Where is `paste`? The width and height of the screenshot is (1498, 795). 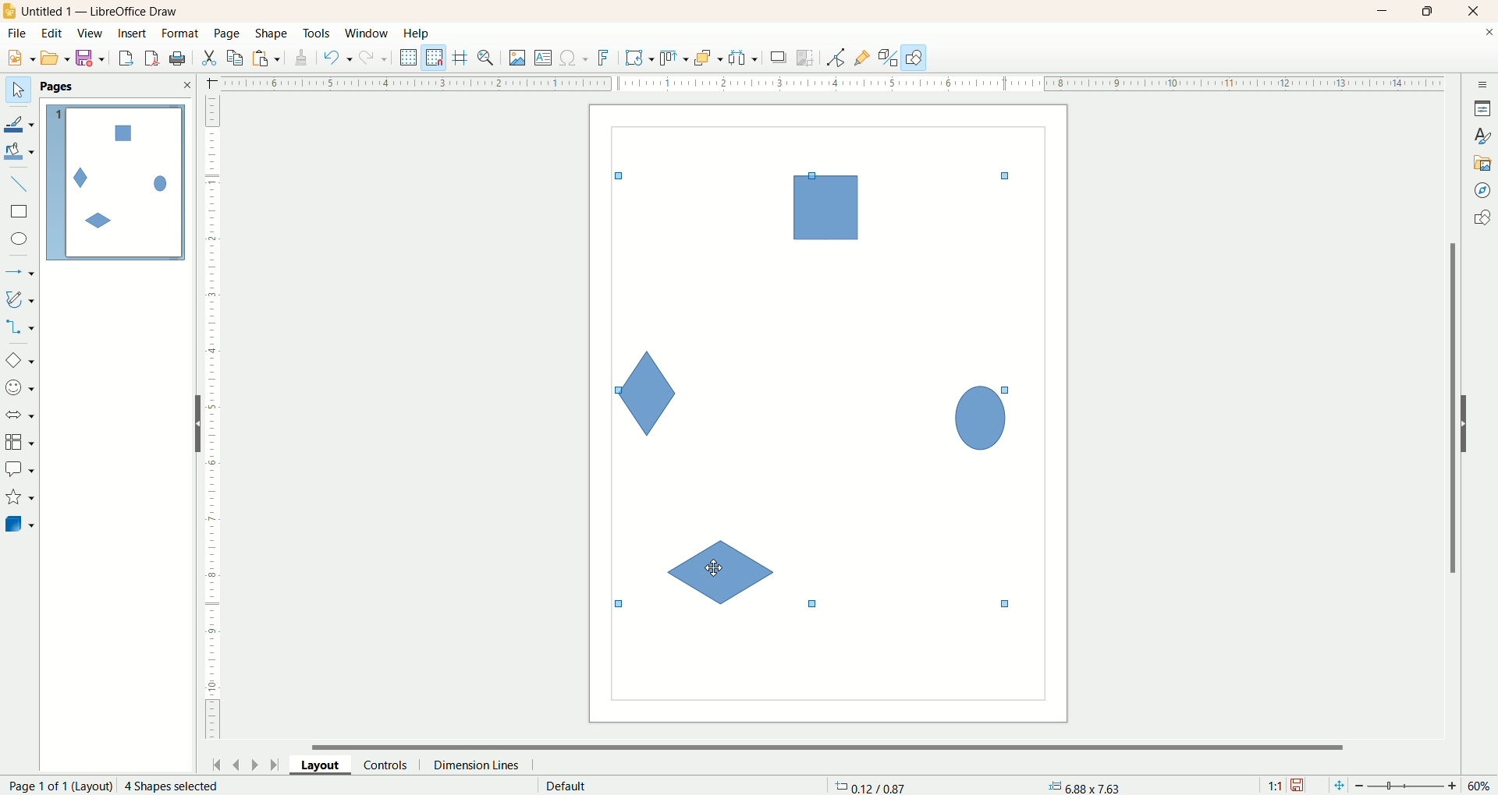 paste is located at coordinates (269, 56).